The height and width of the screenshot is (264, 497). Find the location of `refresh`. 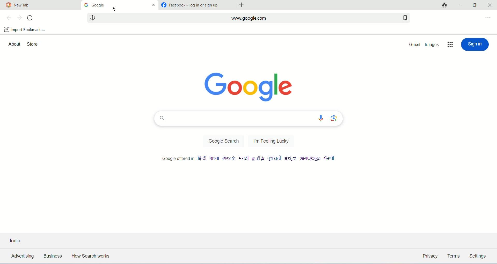

refresh is located at coordinates (30, 18).